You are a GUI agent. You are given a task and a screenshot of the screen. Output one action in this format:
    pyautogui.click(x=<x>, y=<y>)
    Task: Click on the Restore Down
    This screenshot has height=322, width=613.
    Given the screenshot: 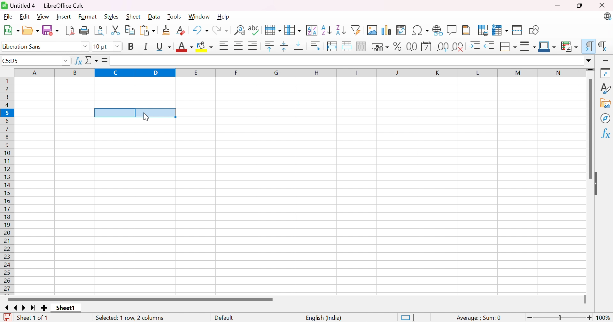 What is the action you would take?
    pyautogui.click(x=580, y=5)
    